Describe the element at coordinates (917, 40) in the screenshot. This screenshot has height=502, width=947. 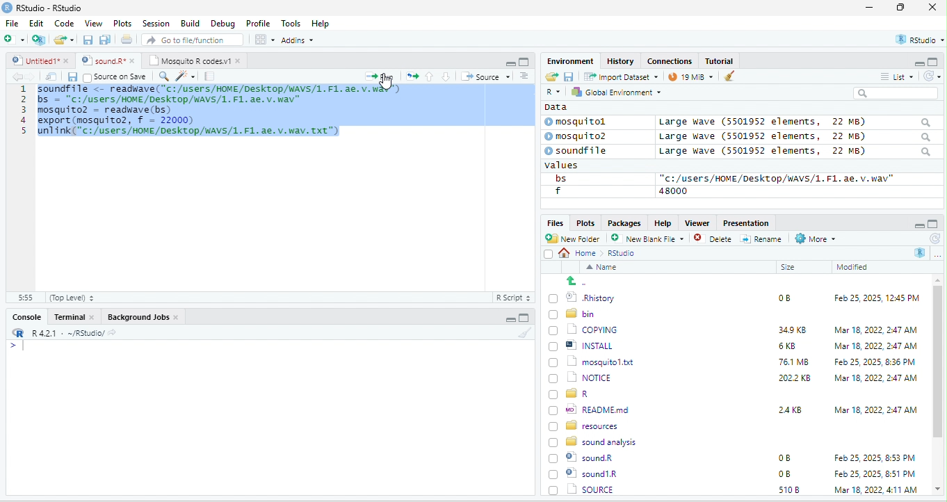
I see `rstudio` at that location.